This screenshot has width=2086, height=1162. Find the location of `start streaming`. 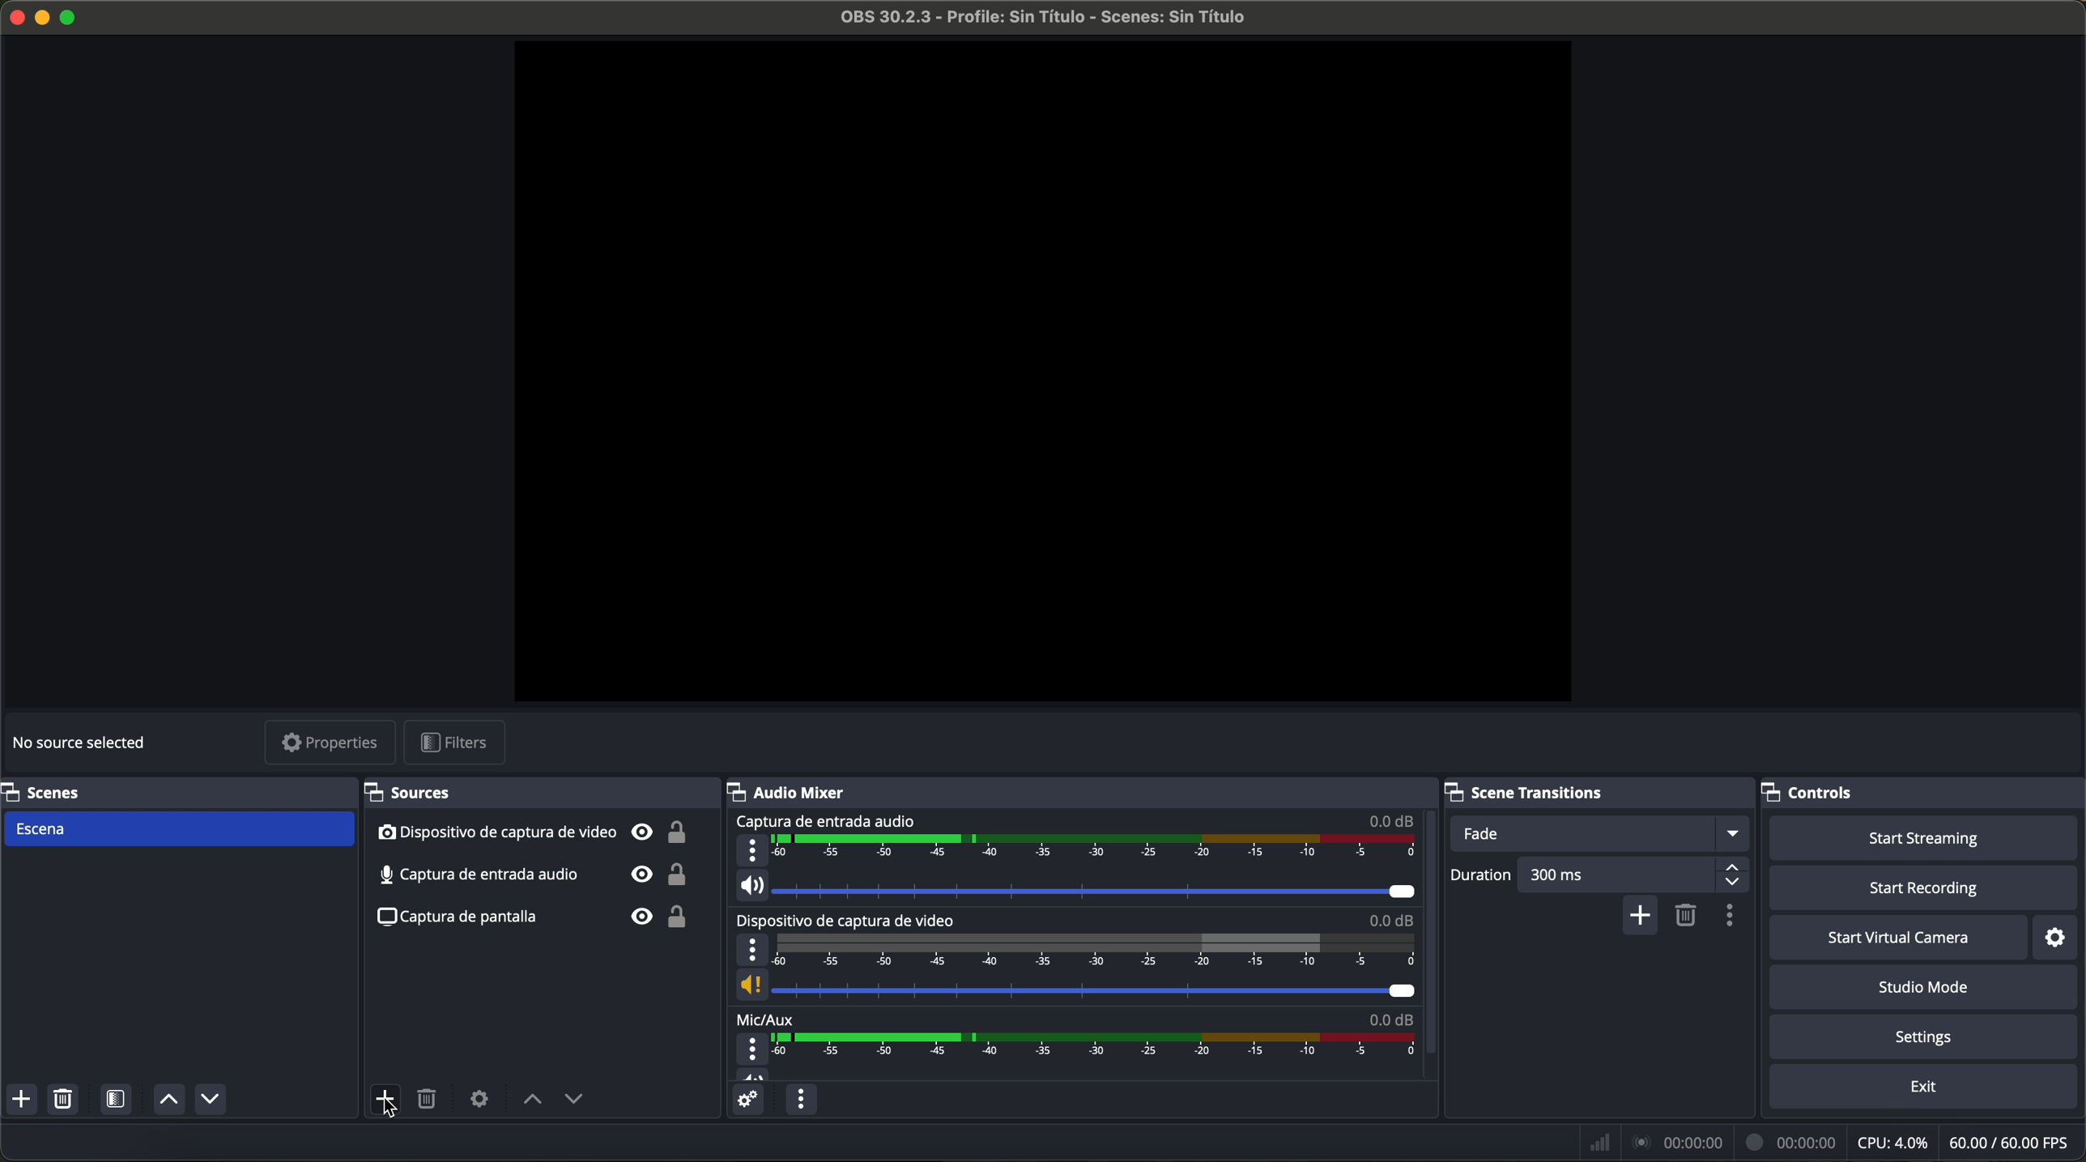

start streaming is located at coordinates (1918, 836).